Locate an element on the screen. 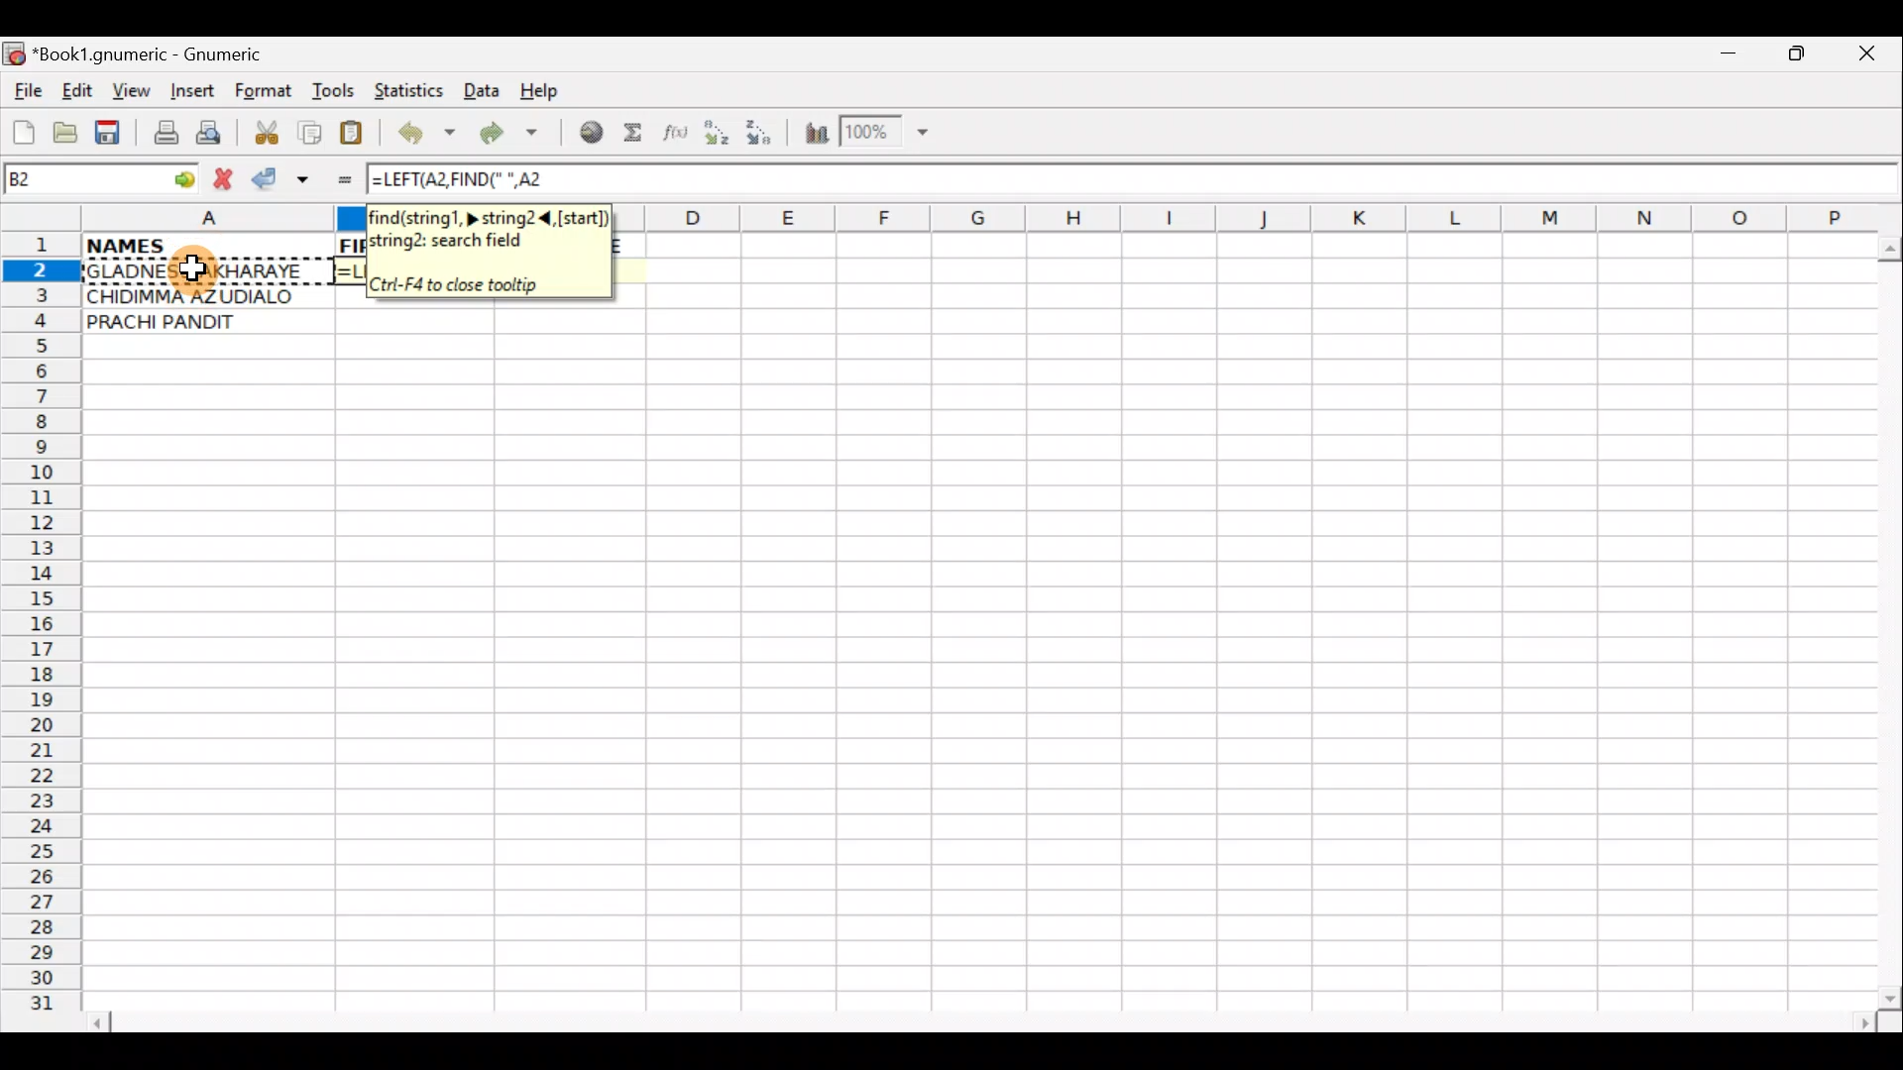  View is located at coordinates (126, 90).